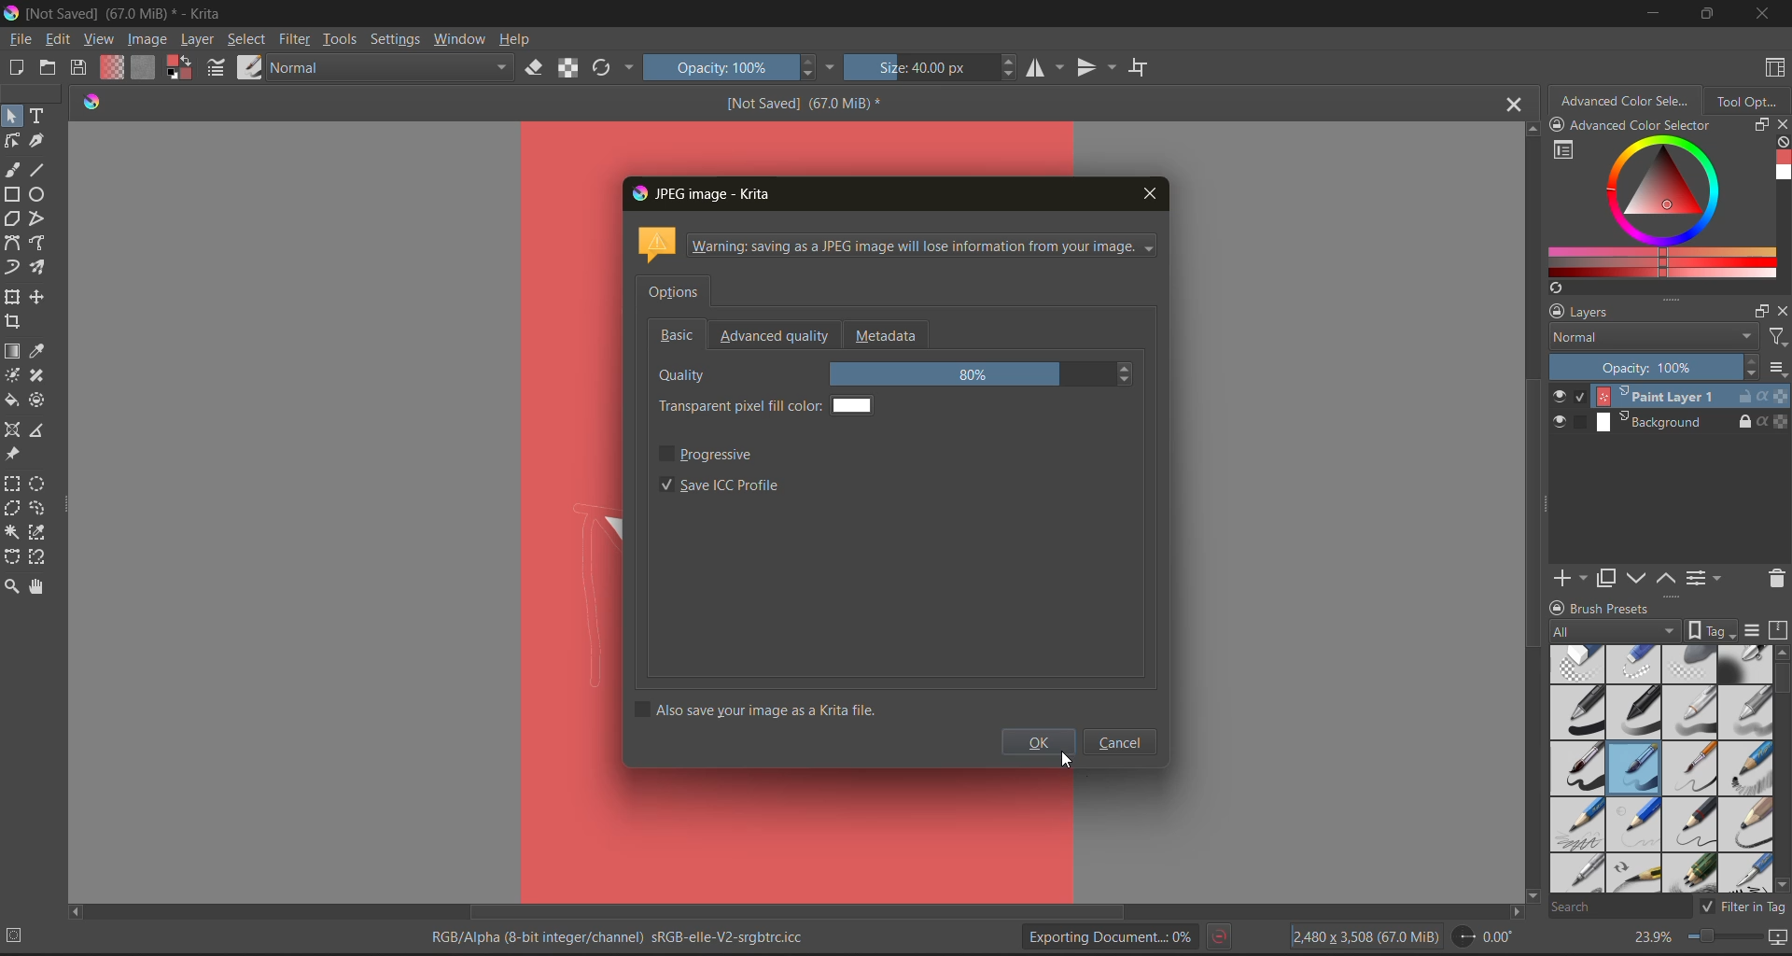  What do you see at coordinates (928, 69) in the screenshot?
I see `size` at bounding box center [928, 69].